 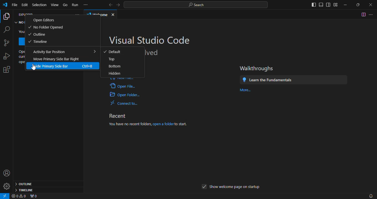 What do you see at coordinates (25, 14) in the screenshot?
I see `Explorer` at bounding box center [25, 14].